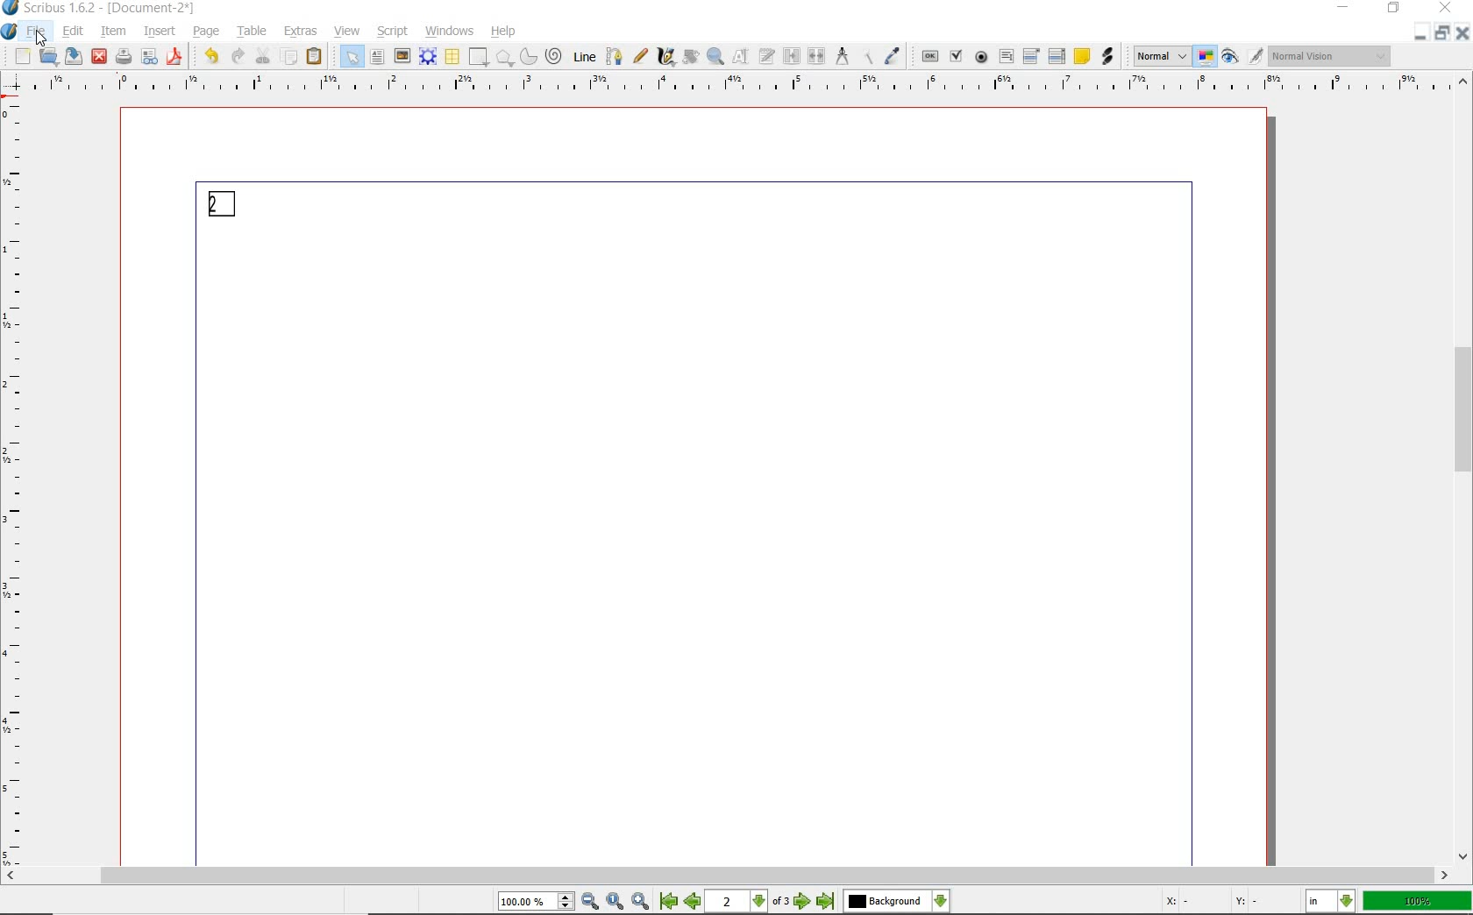  What do you see at coordinates (262, 55) in the screenshot?
I see `cut` at bounding box center [262, 55].